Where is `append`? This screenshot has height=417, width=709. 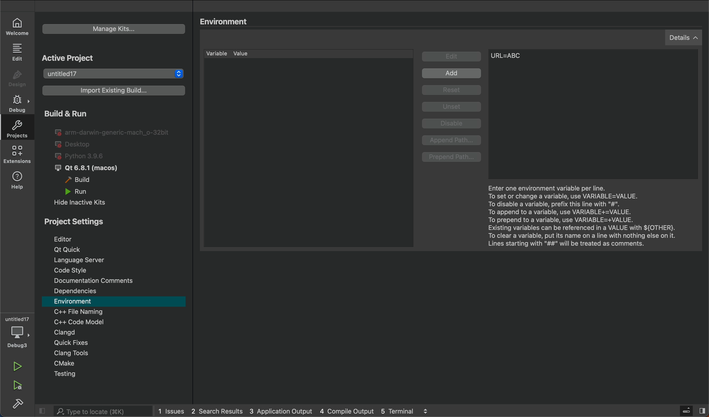
append is located at coordinates (453, 141).